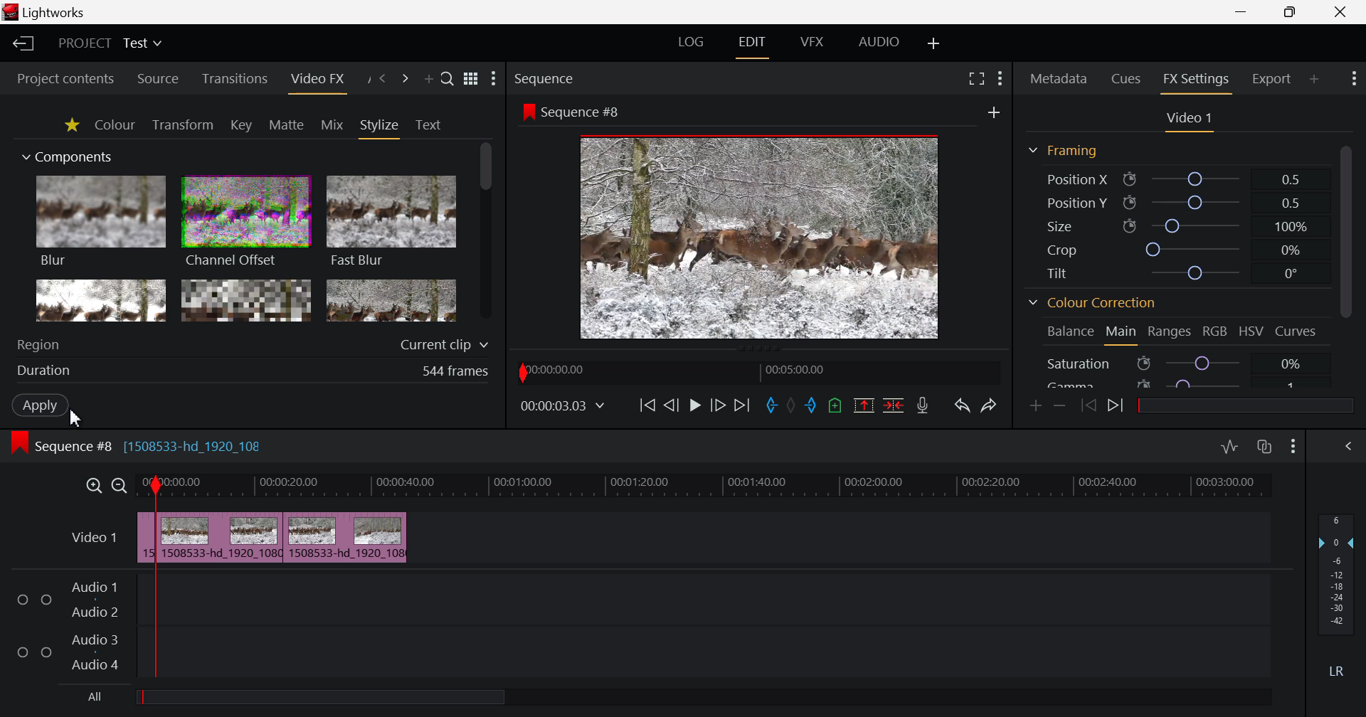 The height and width of the screenshot is (717, 1366). I want to click on Show Settings, so click(1352, 80).